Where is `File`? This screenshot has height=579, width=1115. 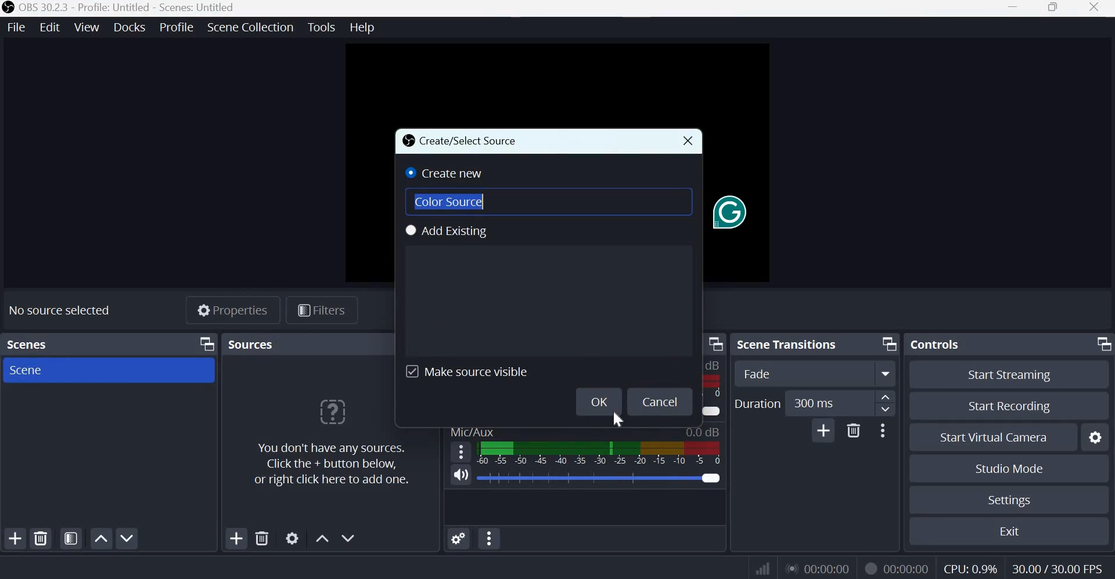 File is located at coordinates (19, 26).